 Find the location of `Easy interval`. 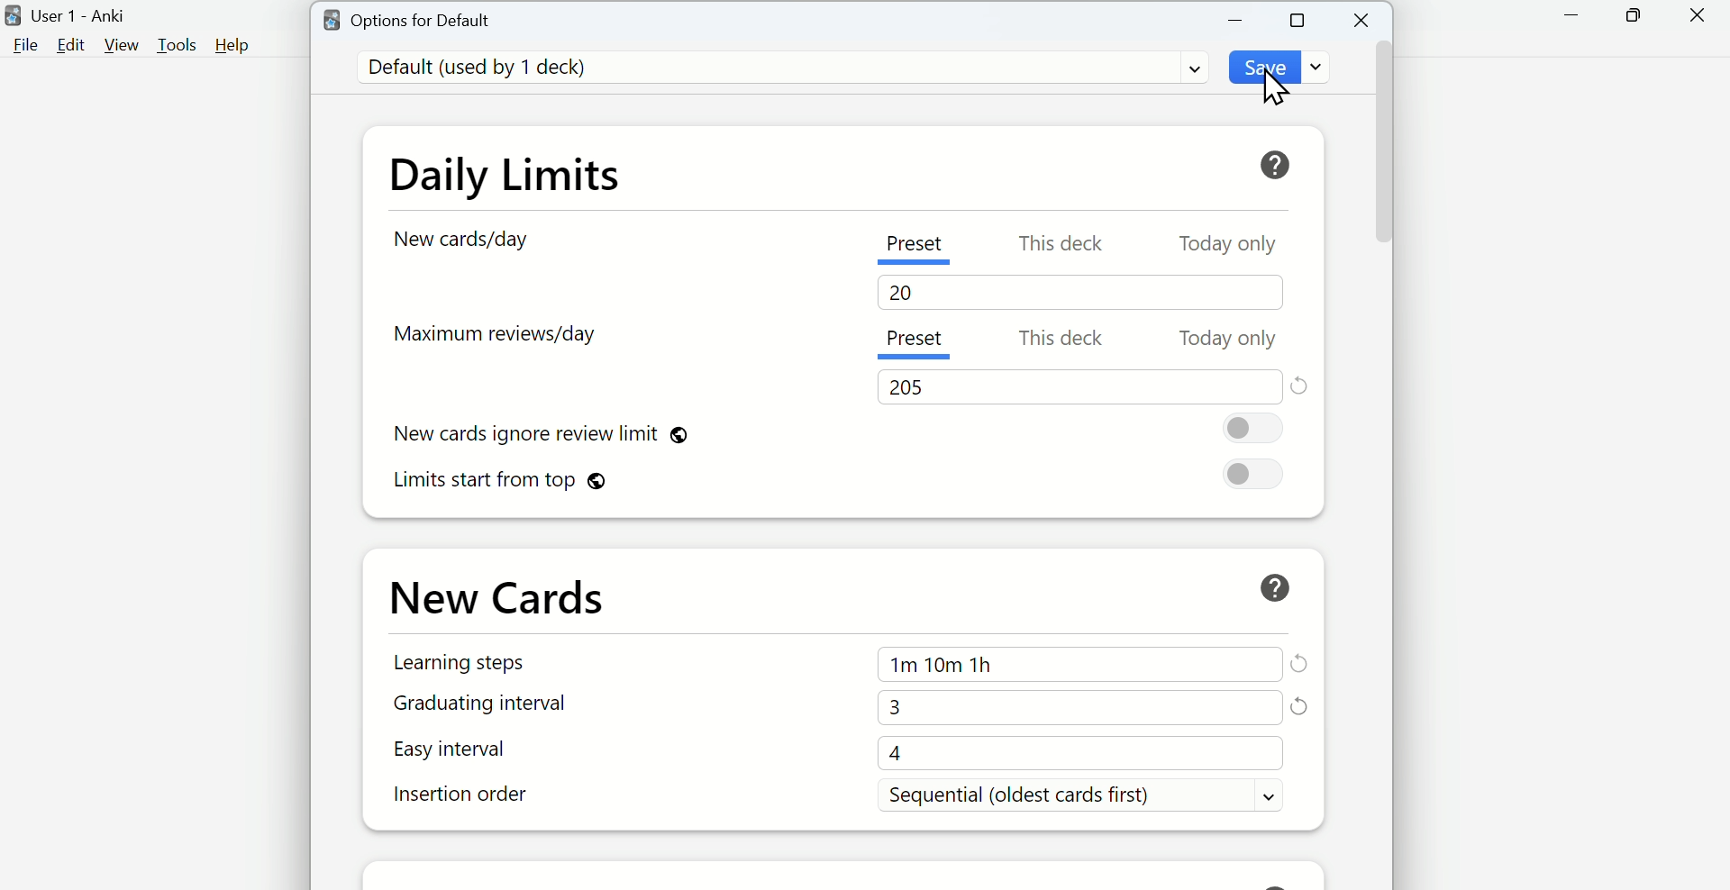

Easy interval is located at coordinates (471, 752).